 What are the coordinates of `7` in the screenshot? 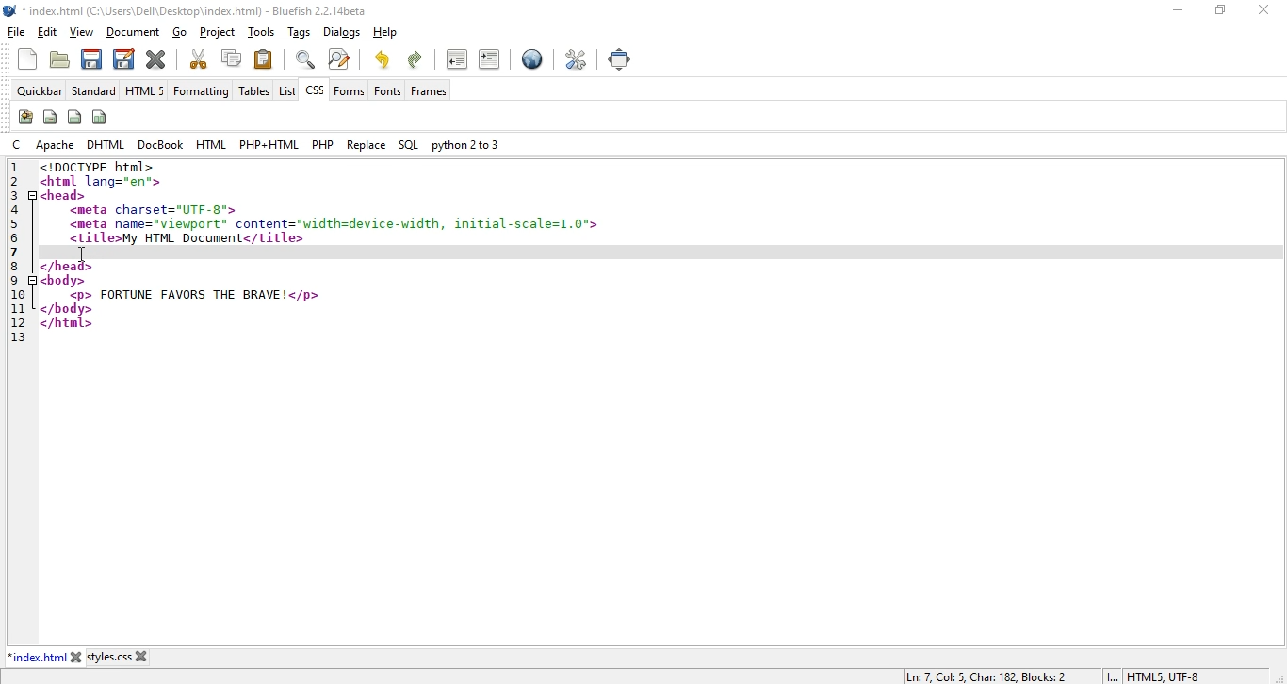 It's located at (15, 252).